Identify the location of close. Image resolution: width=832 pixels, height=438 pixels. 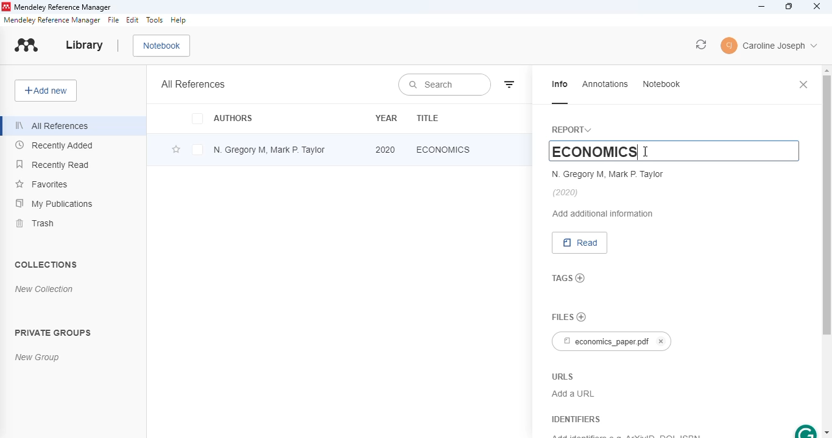
(817, 6).